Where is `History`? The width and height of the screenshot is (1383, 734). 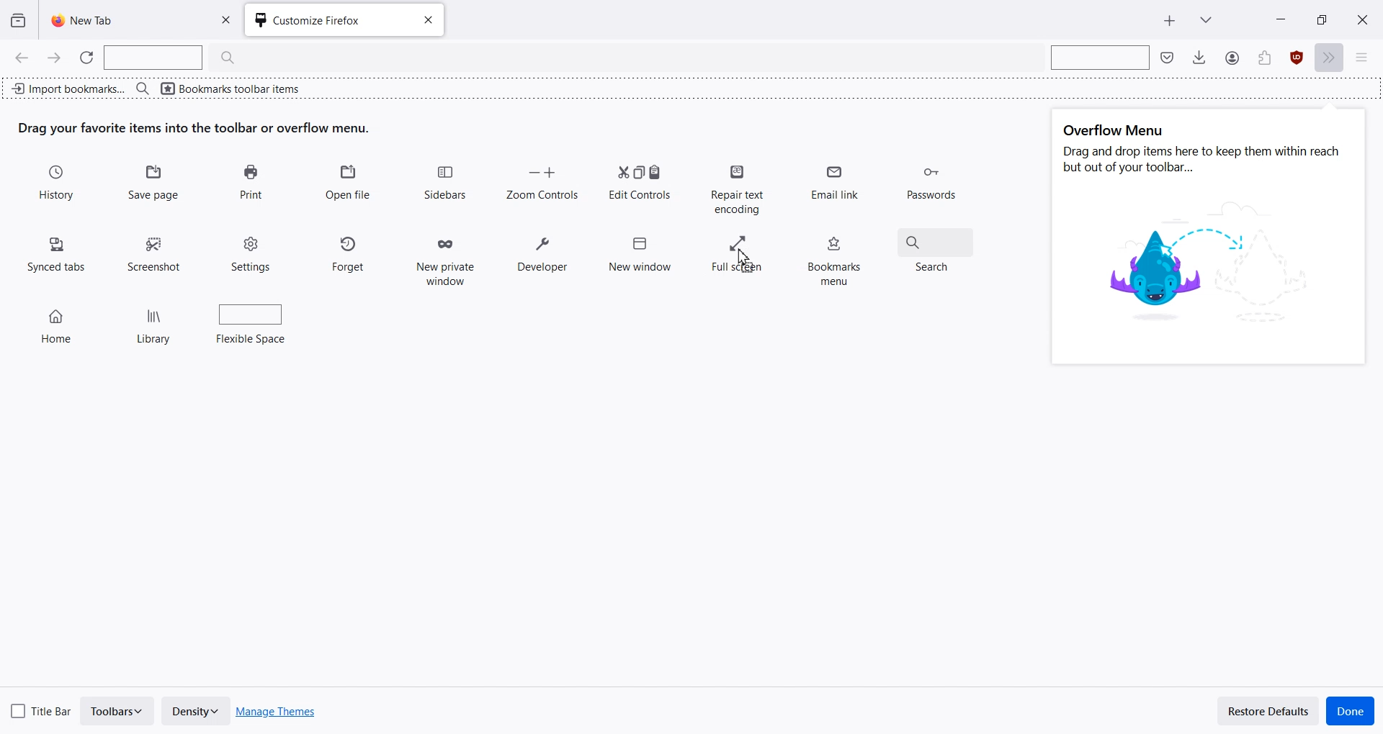 History is located at coordinates (58, 183).